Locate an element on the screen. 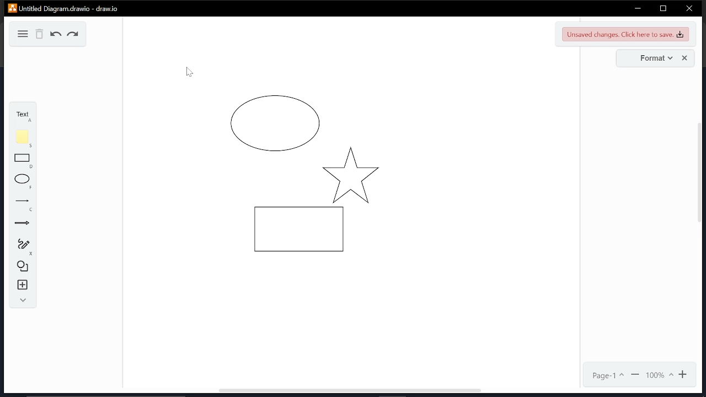 This screenshot has height=397, width=706. lines is located at coordinates (24, 205).